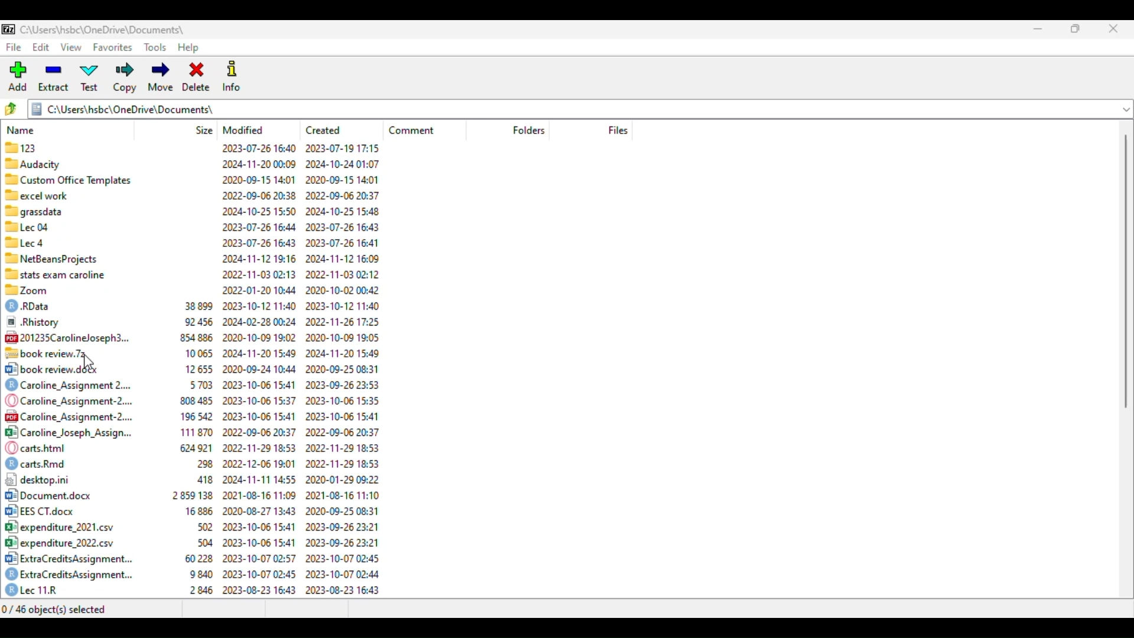 This screenshot has height=638, width=1134. I want to click on B°| expenditure 2022.csv 504 2023-10-06 15:41 2023-09-26 23:21, so click(191, 542).